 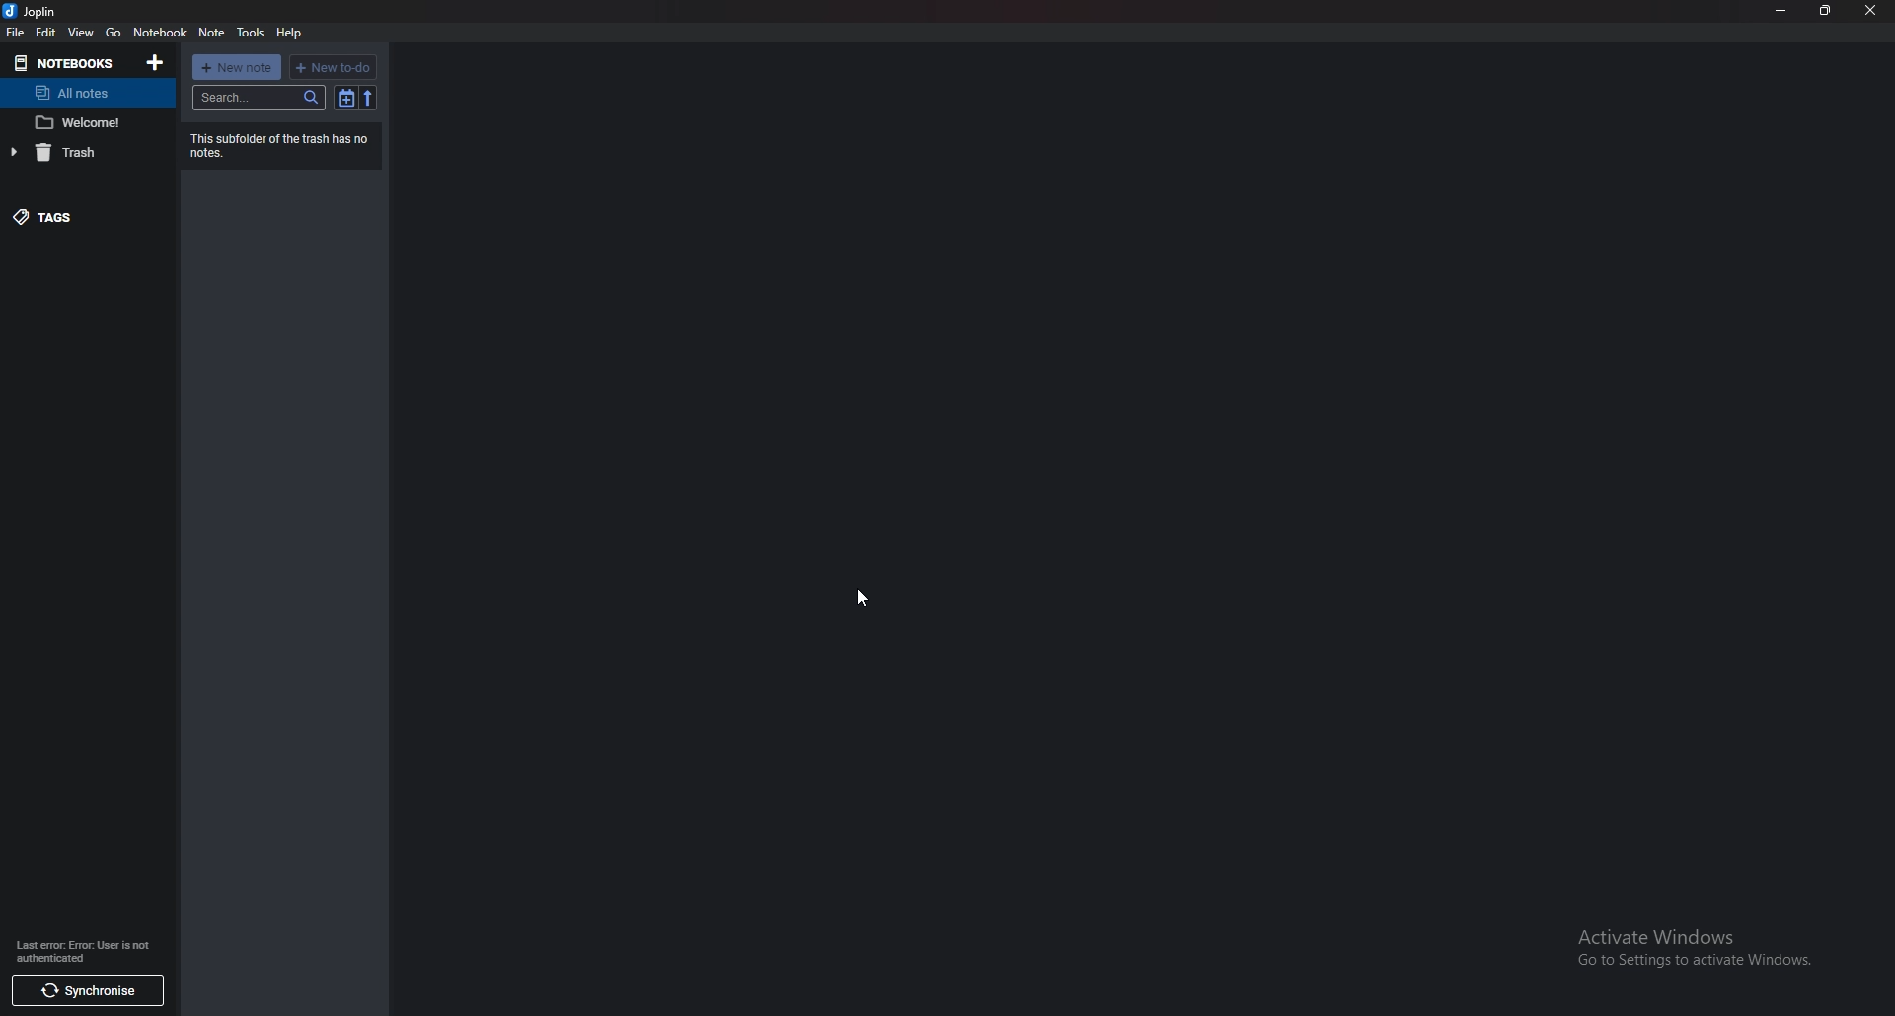 What do you see at coordinates (334, 68) in the screenshot?
I see `new todo` at bounding box center [334, 68].